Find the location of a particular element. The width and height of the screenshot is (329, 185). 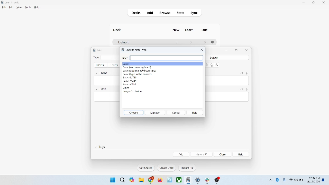

Basic (and reversed card) is located at coordinates (138, 67).